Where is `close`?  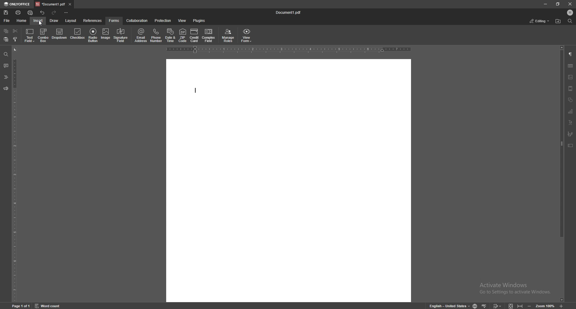 close is located at coordinates (569, 4).